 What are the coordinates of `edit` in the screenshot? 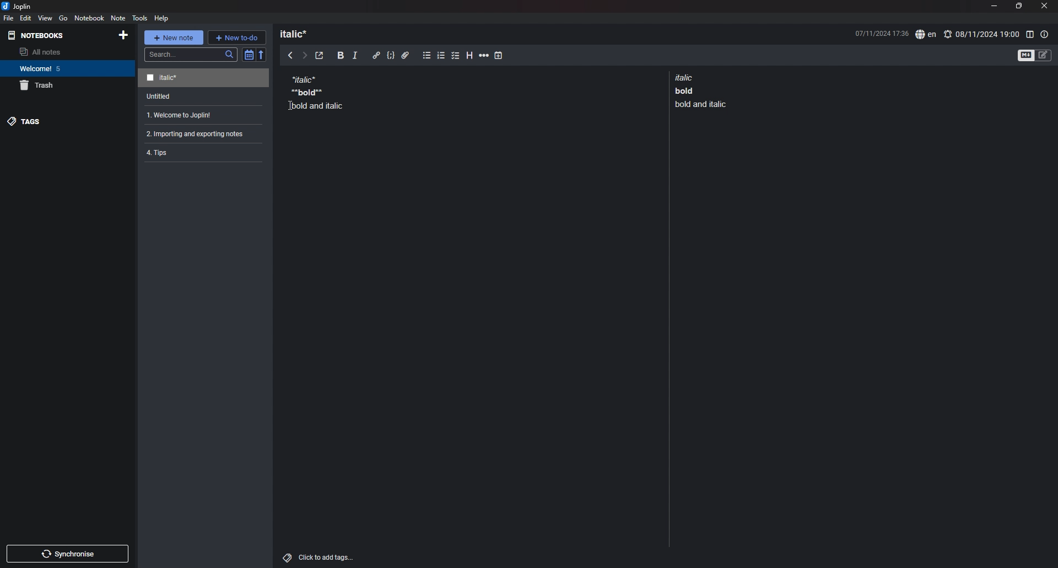 It's located at (26, 18).